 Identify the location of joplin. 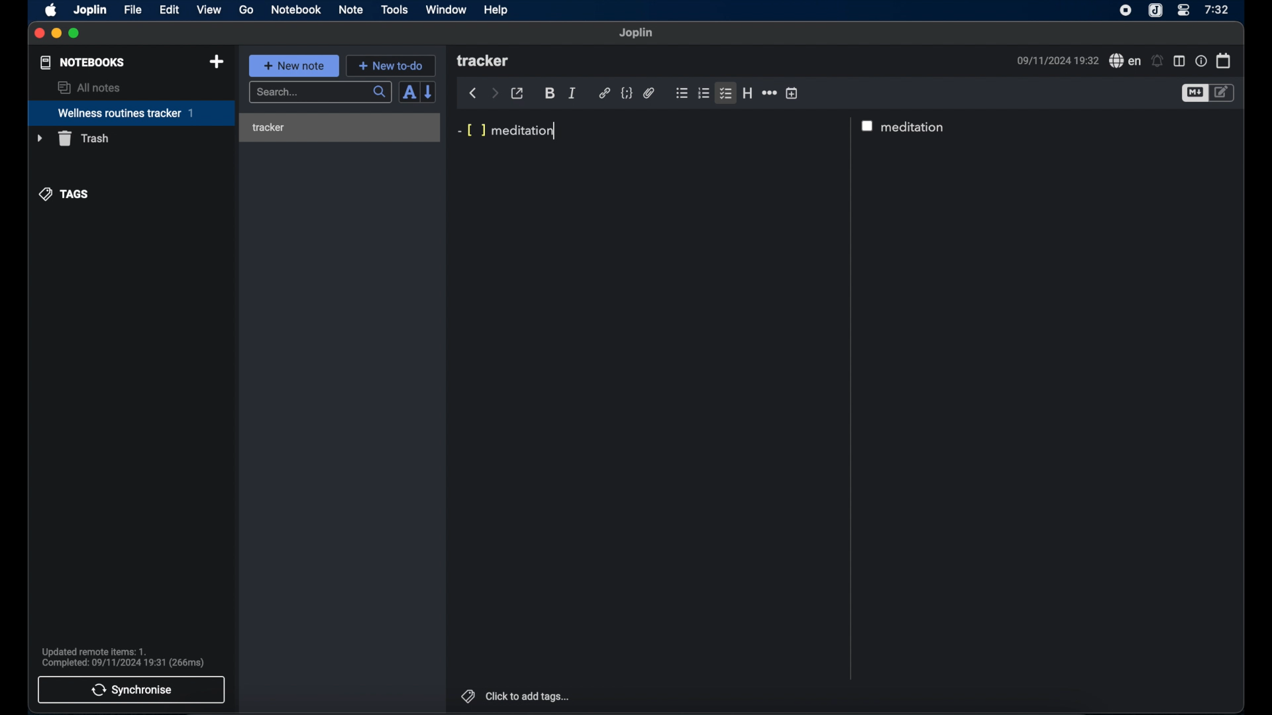
(91, 11).